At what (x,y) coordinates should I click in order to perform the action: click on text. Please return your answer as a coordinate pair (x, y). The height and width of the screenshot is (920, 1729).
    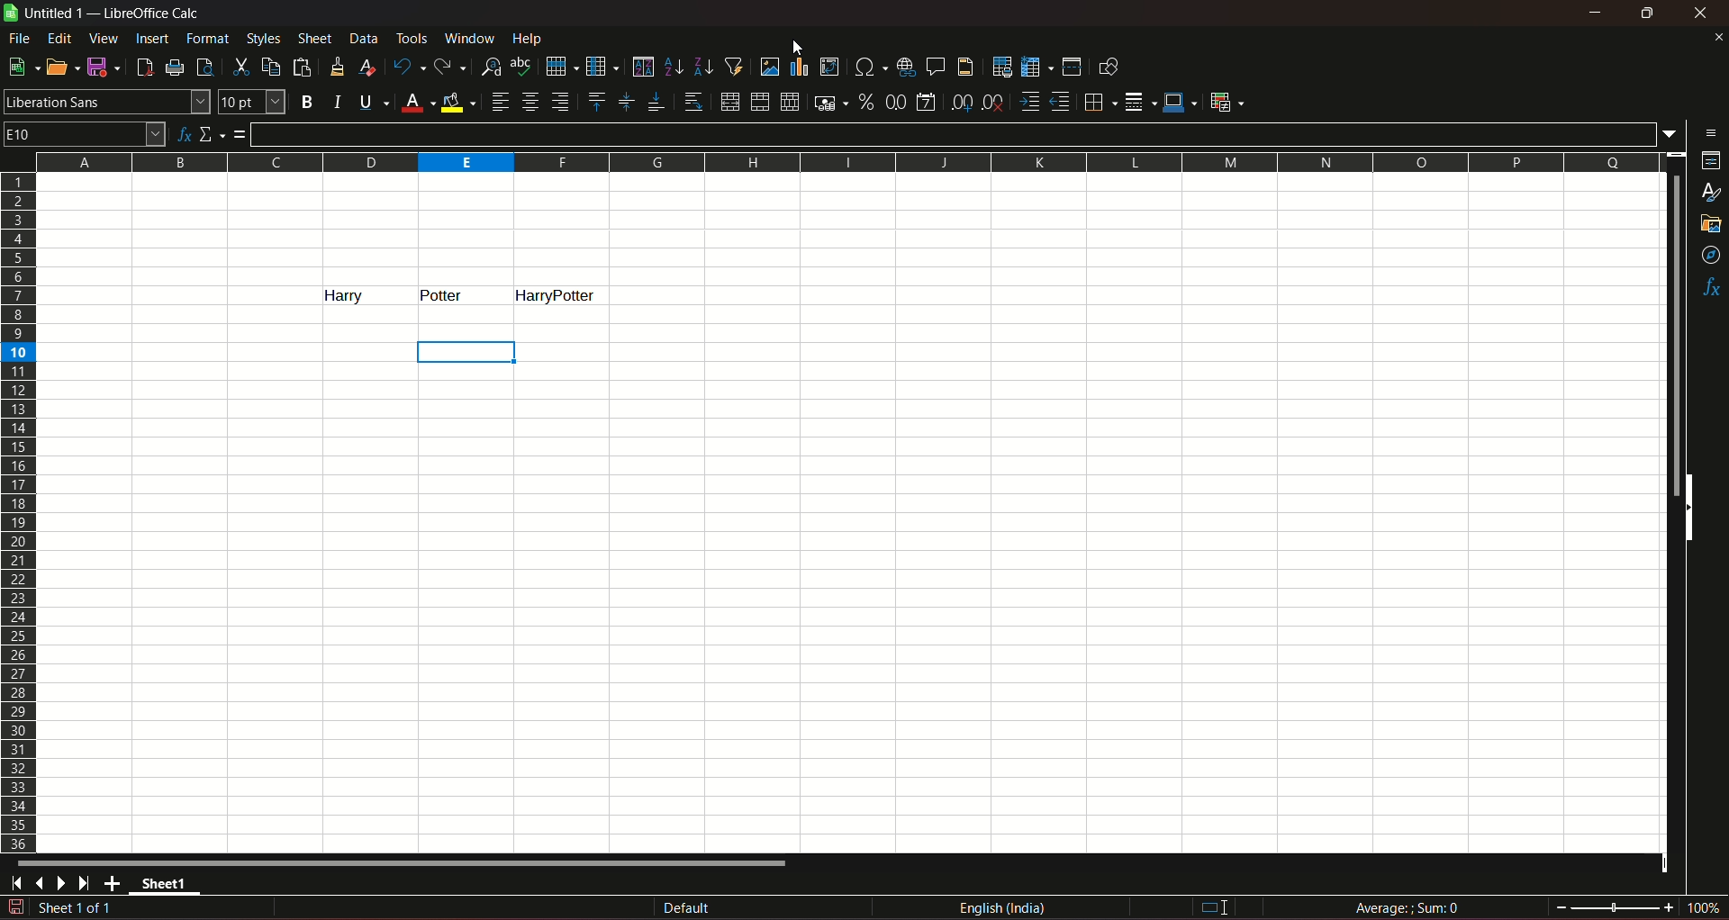
    Looking at the image, I should click on (444, 295).